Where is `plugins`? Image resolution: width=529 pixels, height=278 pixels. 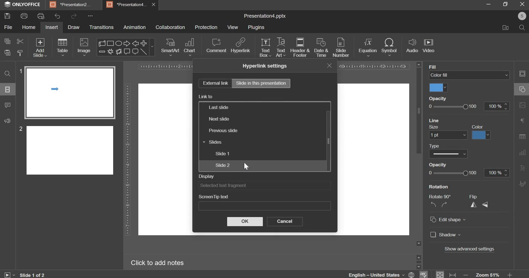 plugins is located at coordinates (256, 28).